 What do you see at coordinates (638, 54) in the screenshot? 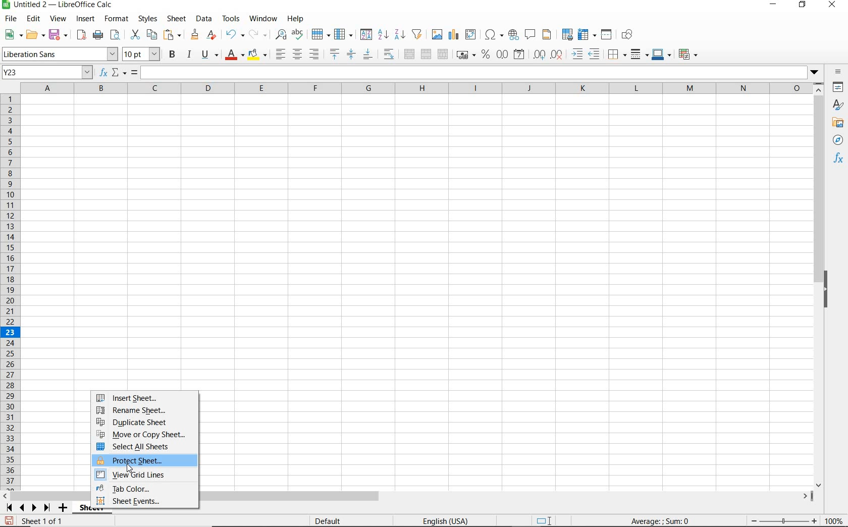
I see `BORDER STYLE` at bounding box center [638, 54].